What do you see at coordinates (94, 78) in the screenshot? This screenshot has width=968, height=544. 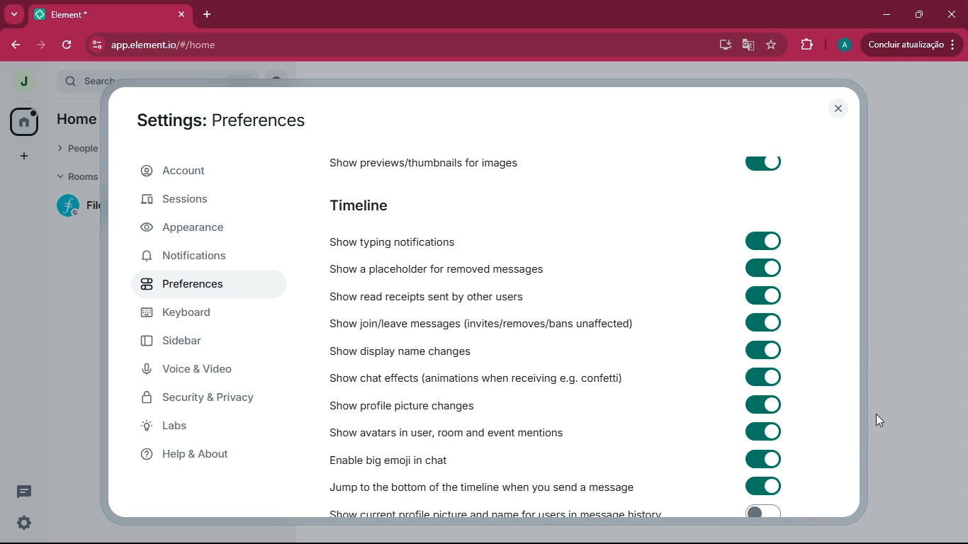 I see `search` at bounding box center [94, 78].